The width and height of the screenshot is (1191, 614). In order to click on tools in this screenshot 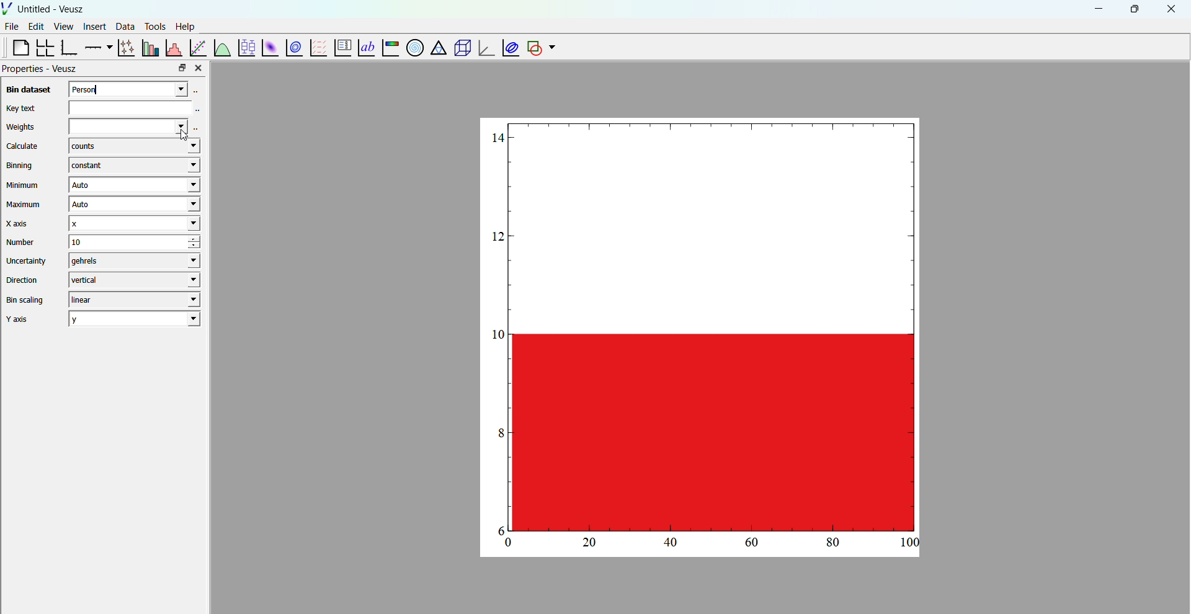, I will do `click(153, 26)`.